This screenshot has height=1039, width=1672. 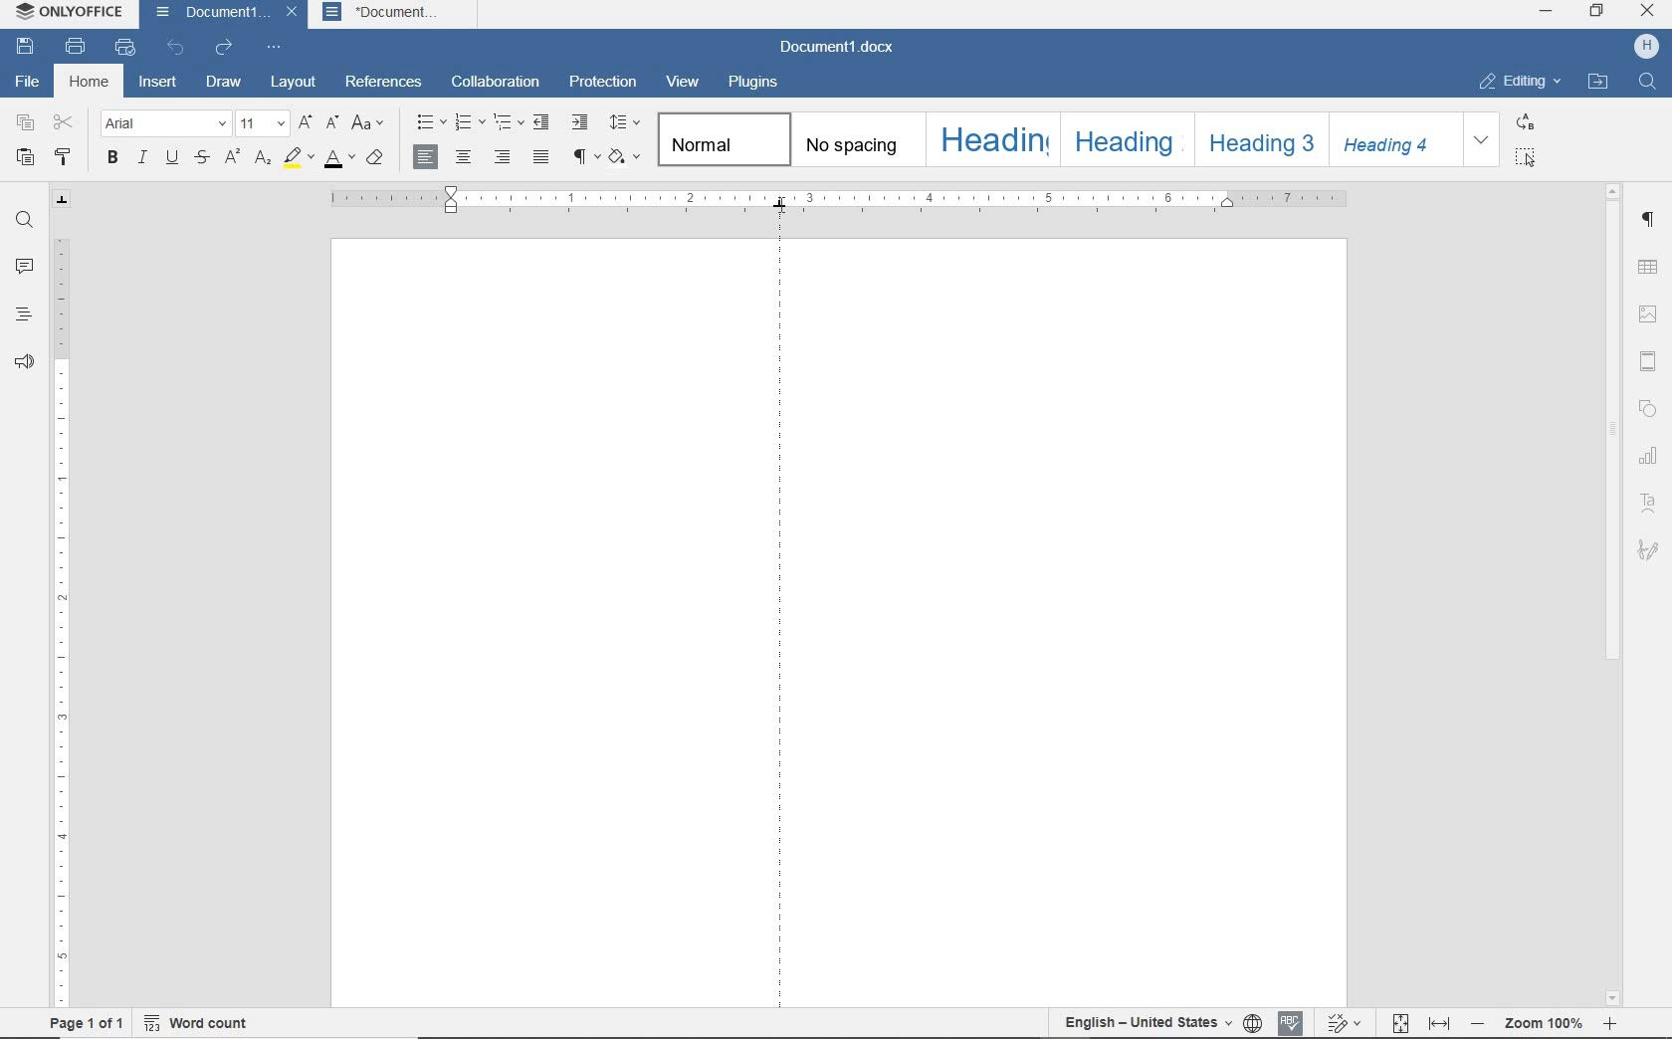 I want to click on FIT TO WIDTH, so click(x=1441, y=1021).